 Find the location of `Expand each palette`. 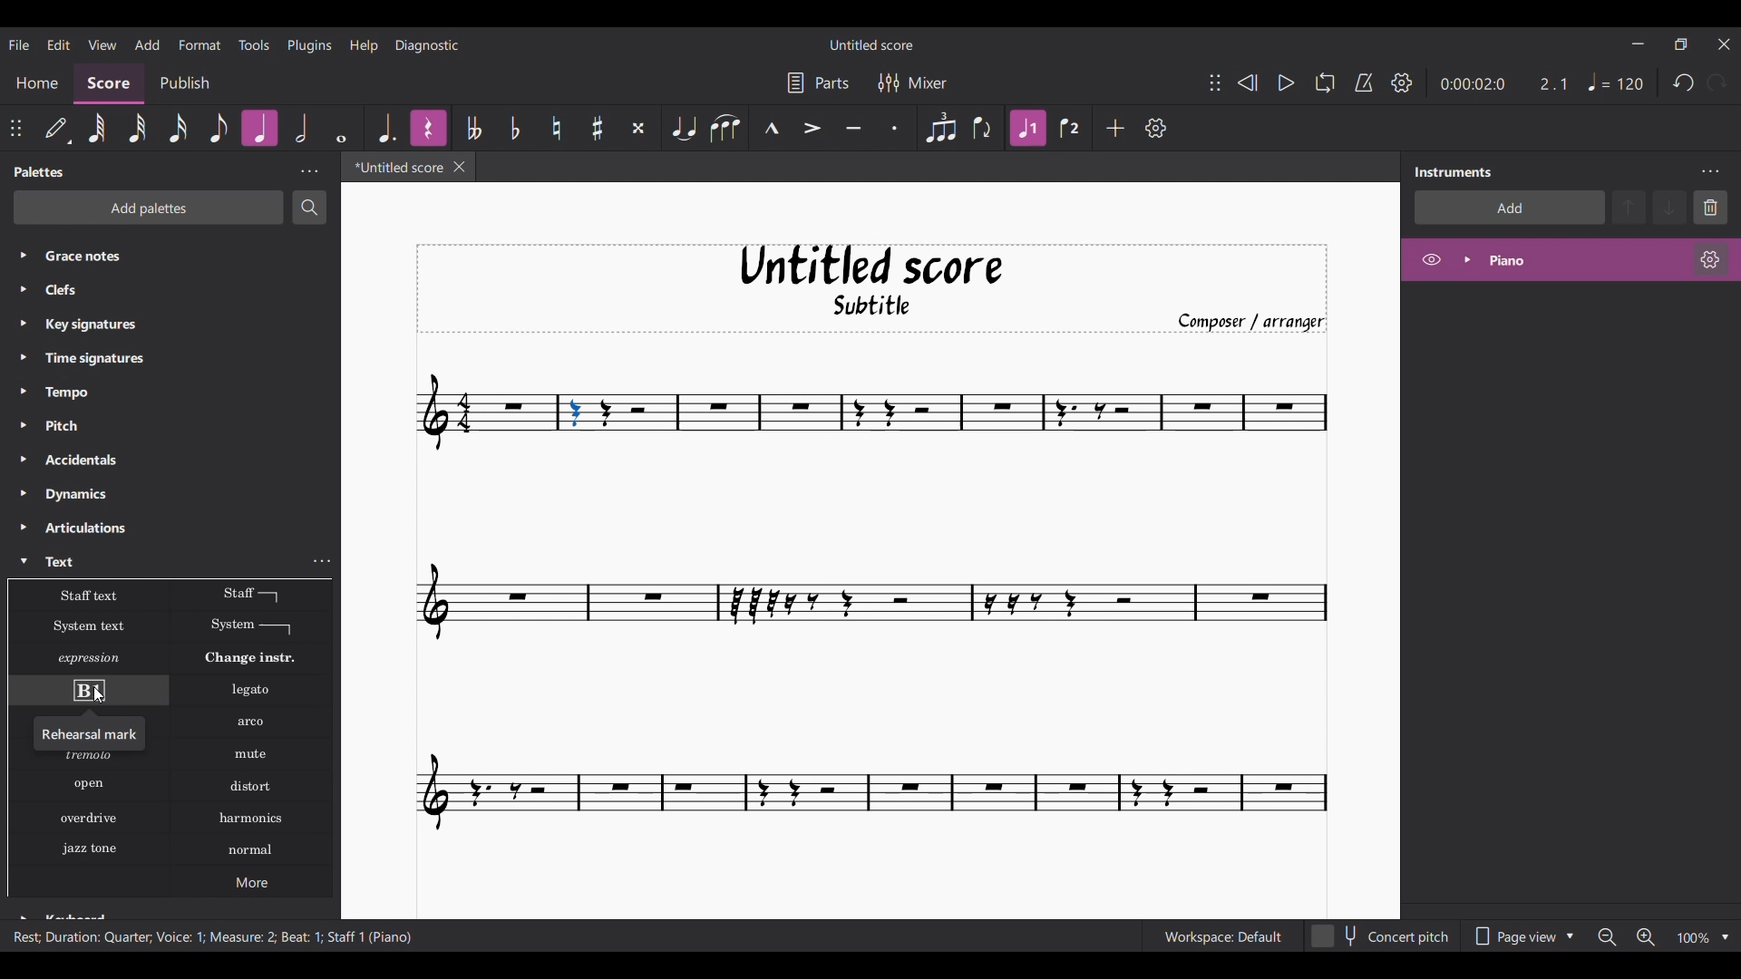

Expand each palette is located at coordinates (24, 475).